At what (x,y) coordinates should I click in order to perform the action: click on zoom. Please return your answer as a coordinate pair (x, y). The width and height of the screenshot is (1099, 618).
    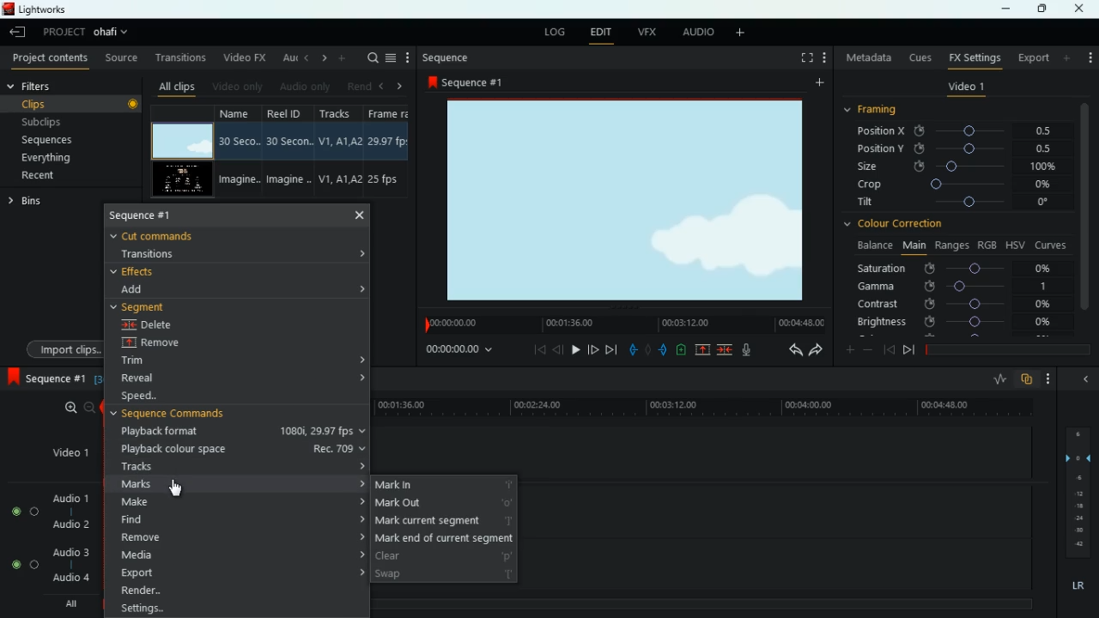
    Looking at the image, I should click on (75, 409).